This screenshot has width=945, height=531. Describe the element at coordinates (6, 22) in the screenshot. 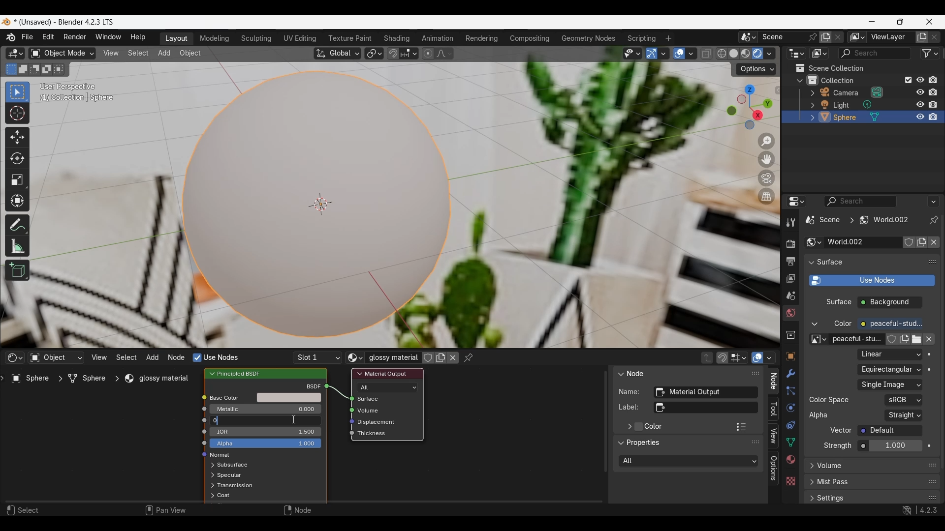

I see `Software logo` at that location.